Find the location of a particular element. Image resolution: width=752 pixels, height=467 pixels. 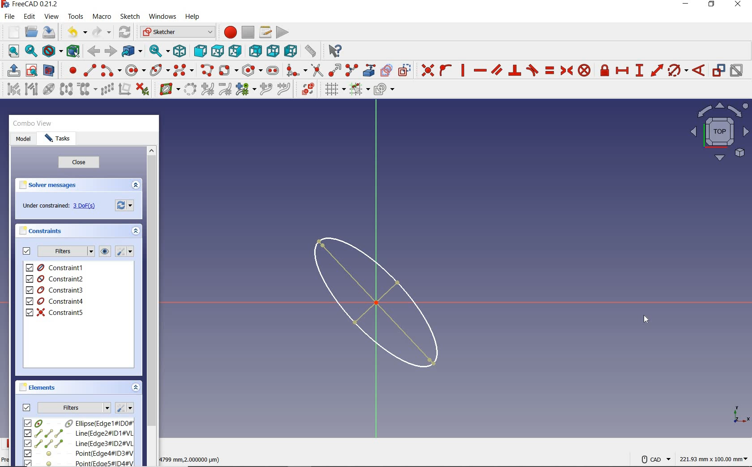

constrain angle is located at coordinates (699, 70).